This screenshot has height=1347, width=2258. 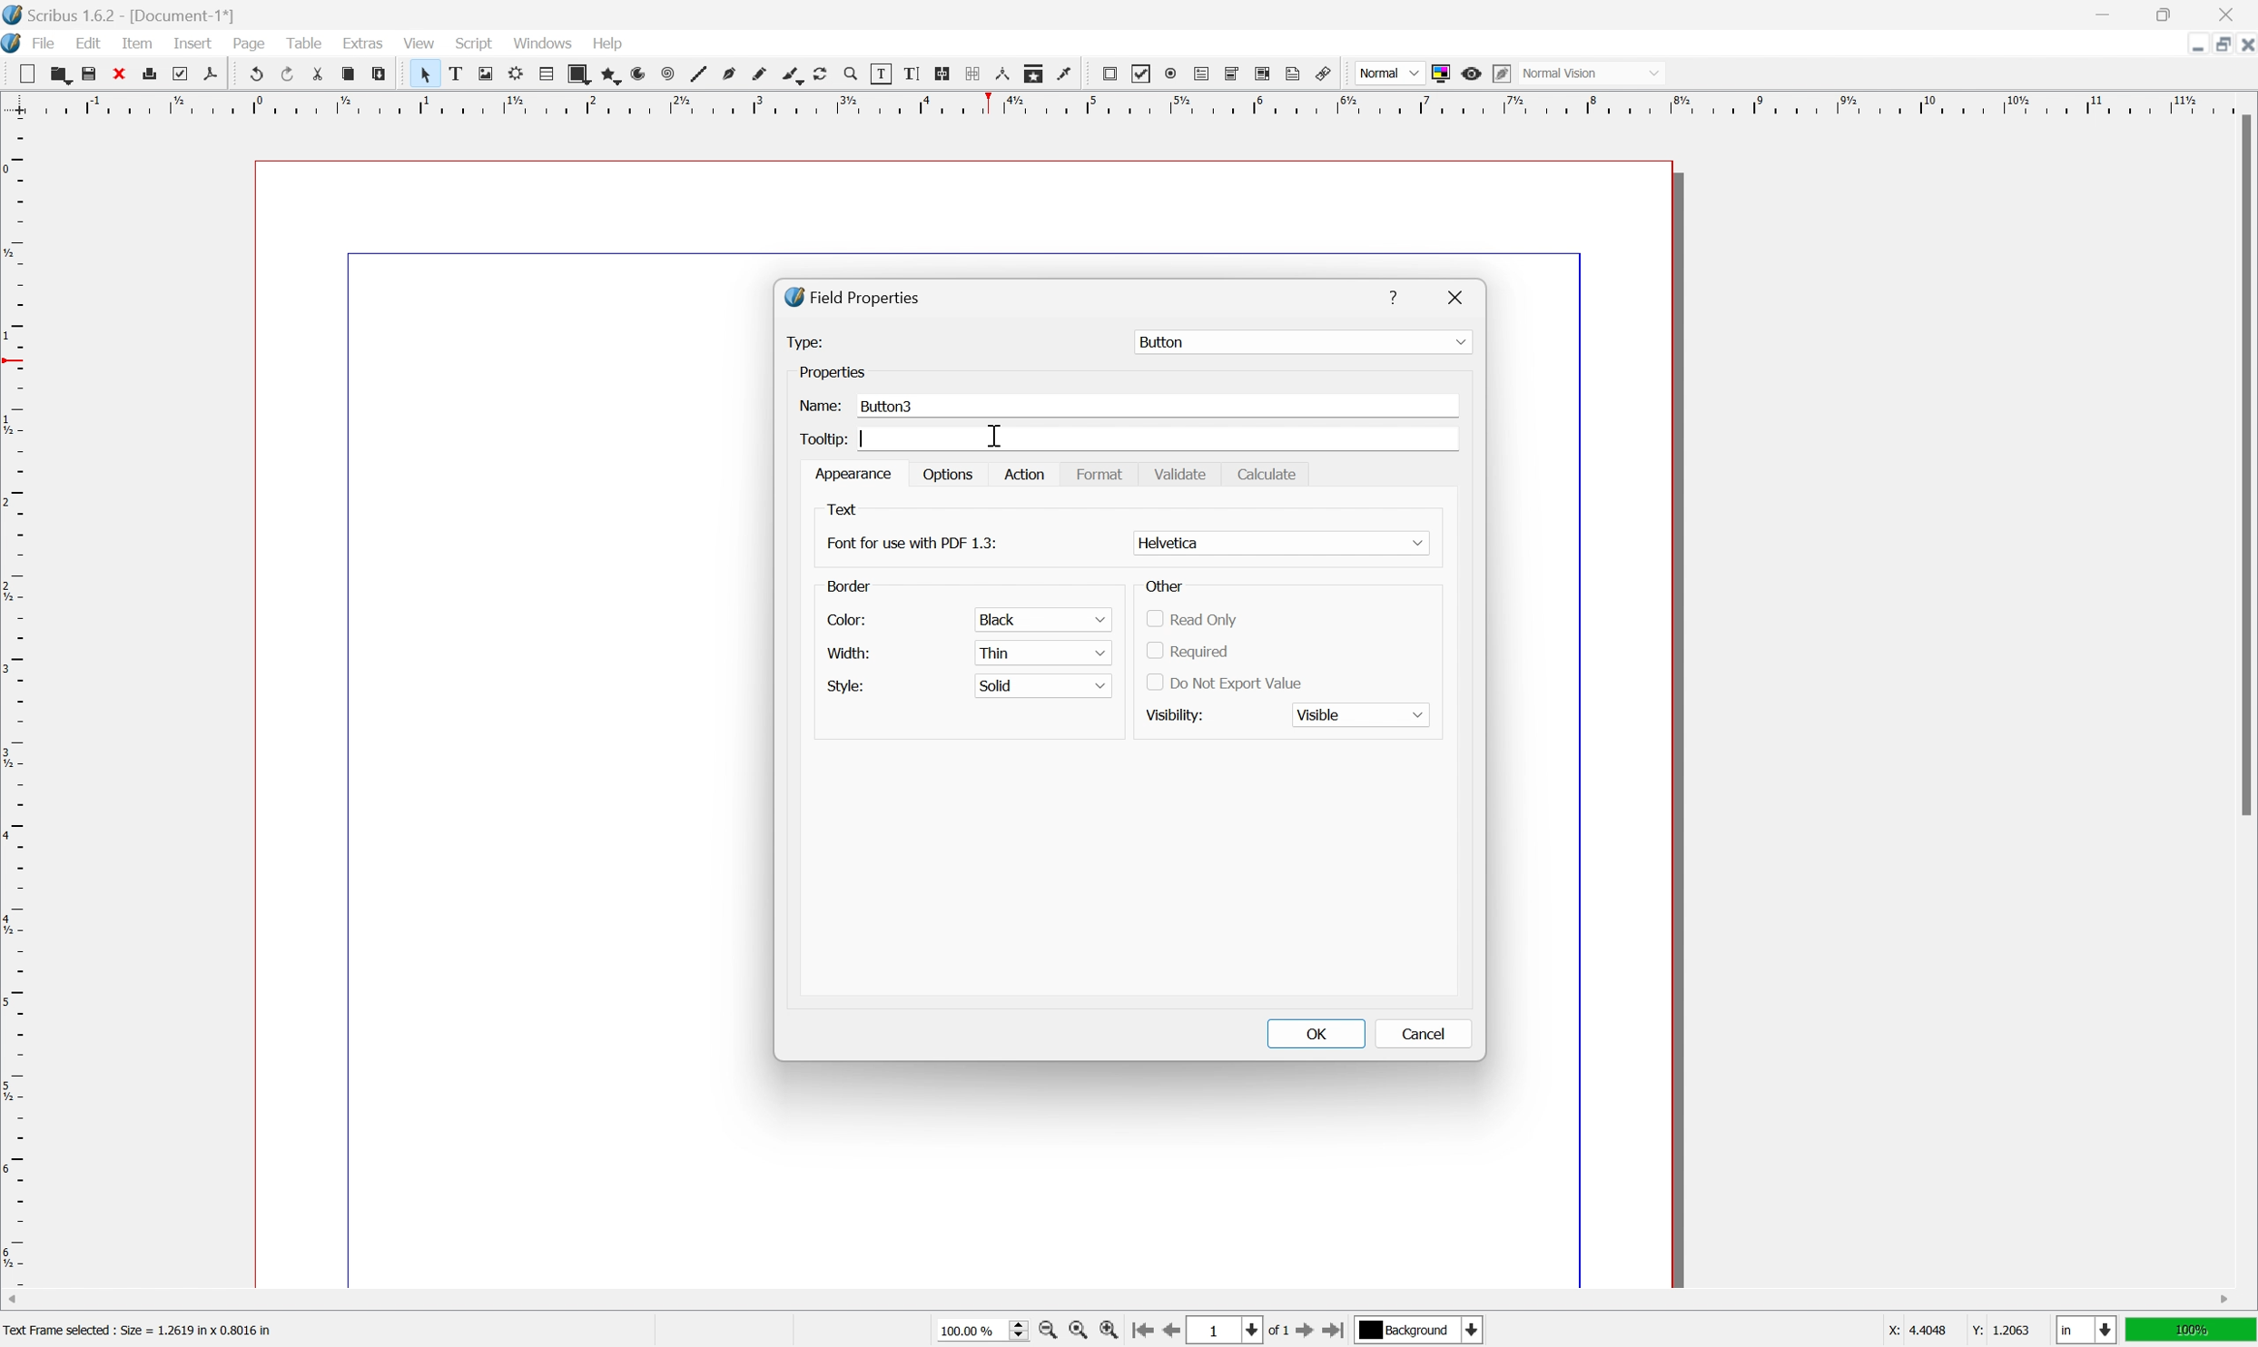 I want to click on help, so click(x=607, y=44).